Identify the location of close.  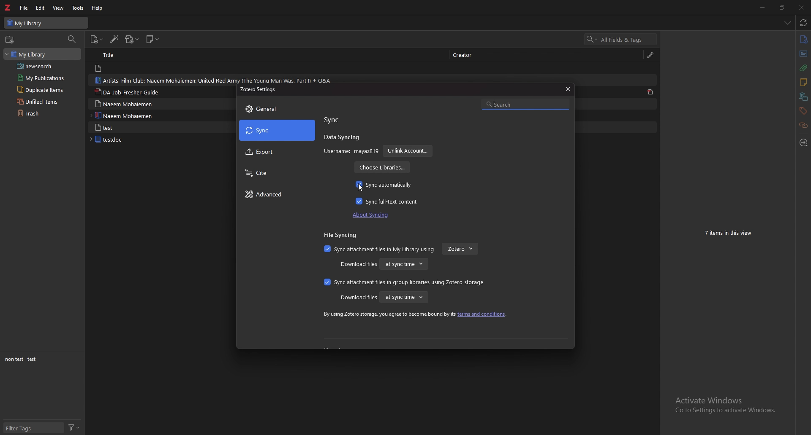
(801, 8).